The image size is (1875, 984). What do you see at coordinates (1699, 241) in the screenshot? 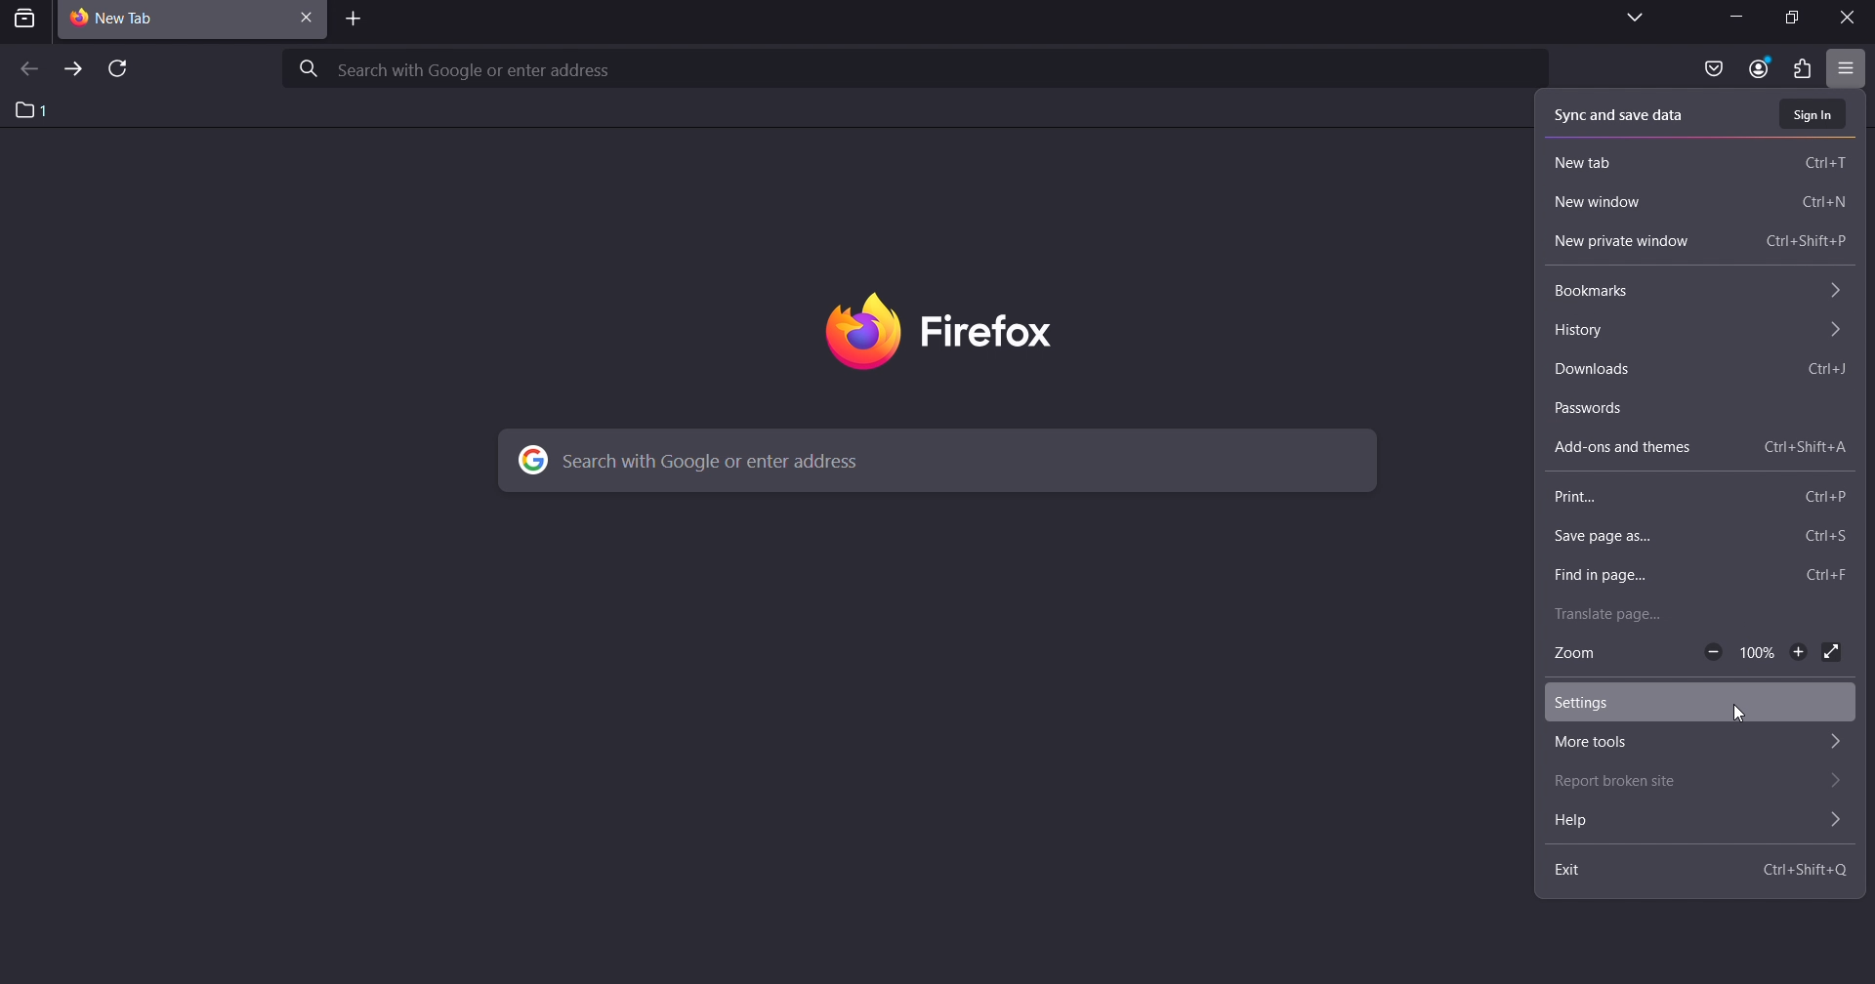
I see `new private window` at bounding box center [1699, 241].